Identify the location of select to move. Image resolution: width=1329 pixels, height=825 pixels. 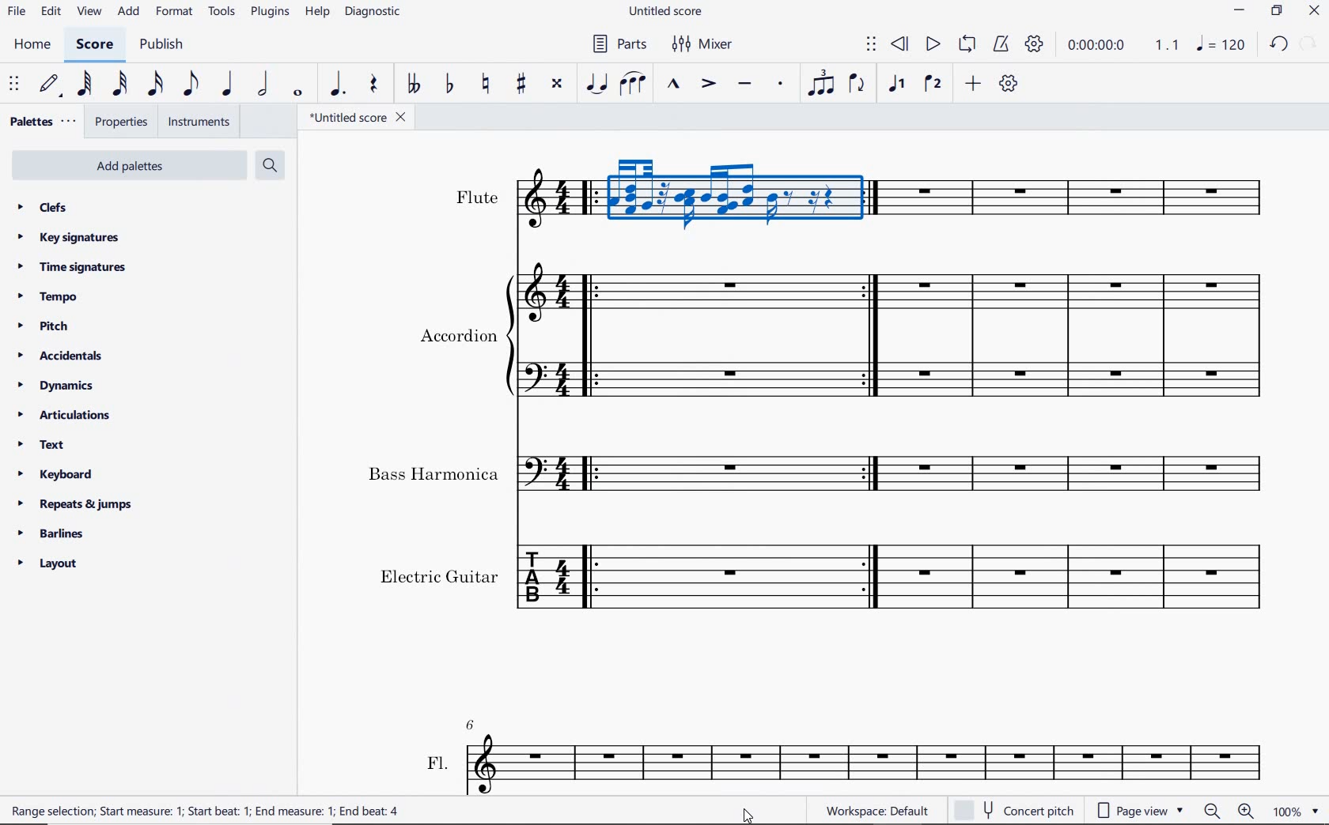
(13, 85).